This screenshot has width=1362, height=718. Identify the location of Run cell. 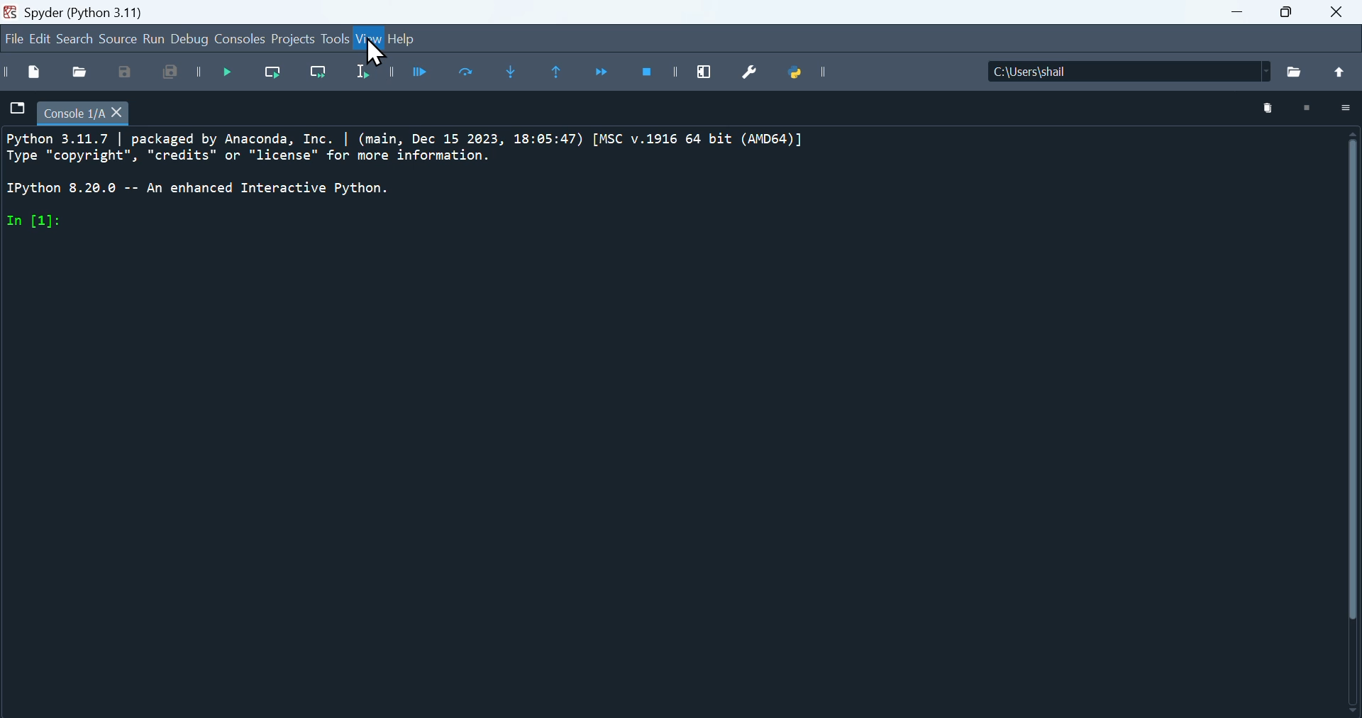
(425, 73).